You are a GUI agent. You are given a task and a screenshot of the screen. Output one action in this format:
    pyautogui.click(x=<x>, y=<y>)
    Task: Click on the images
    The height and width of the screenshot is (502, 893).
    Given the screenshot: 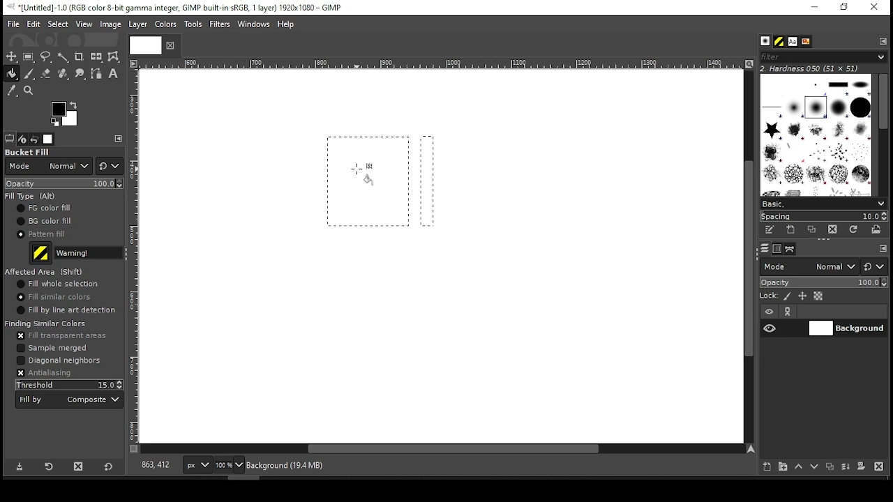 What is the action you would take?
    pyautogui.click(x=49, y=139)
    